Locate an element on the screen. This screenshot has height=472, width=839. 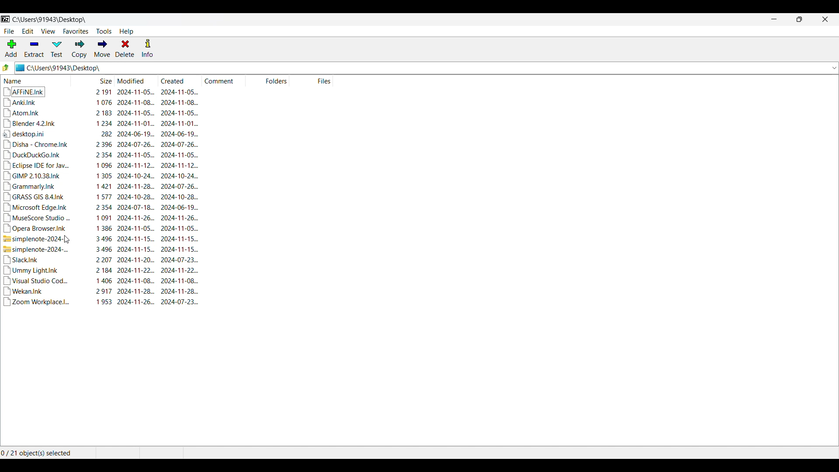
Resize is located at coordinates (799, 19).